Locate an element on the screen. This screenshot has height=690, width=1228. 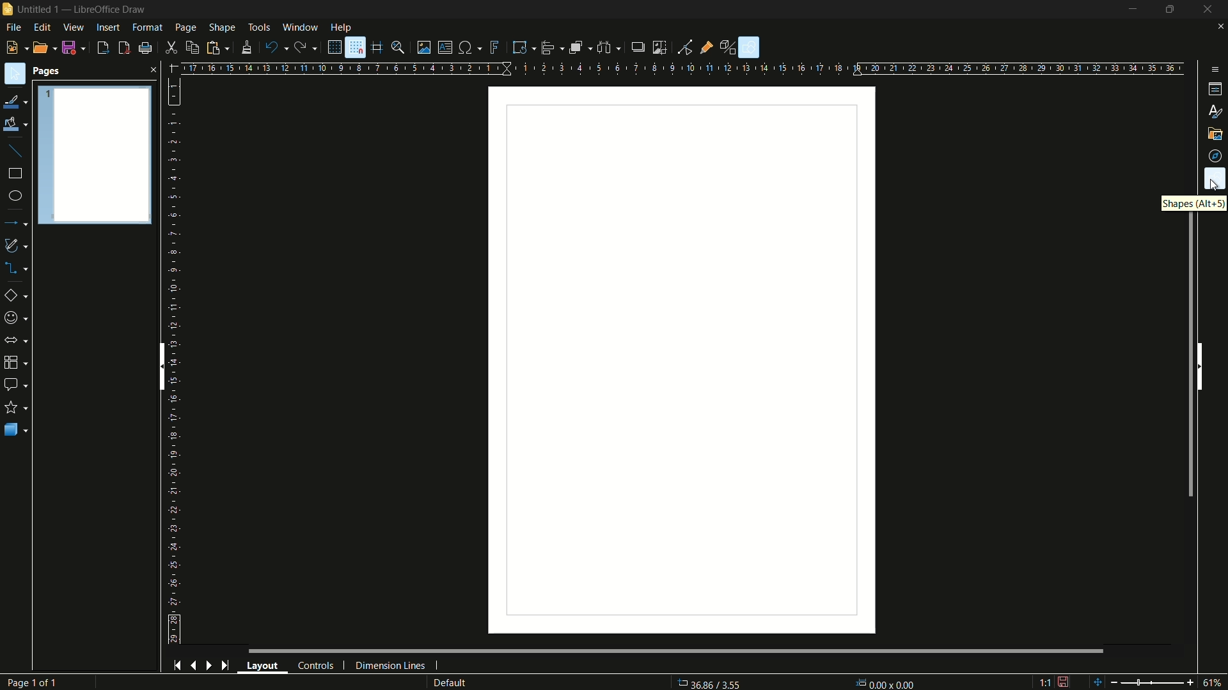
dimension lines is located at coordinates (391, 667).